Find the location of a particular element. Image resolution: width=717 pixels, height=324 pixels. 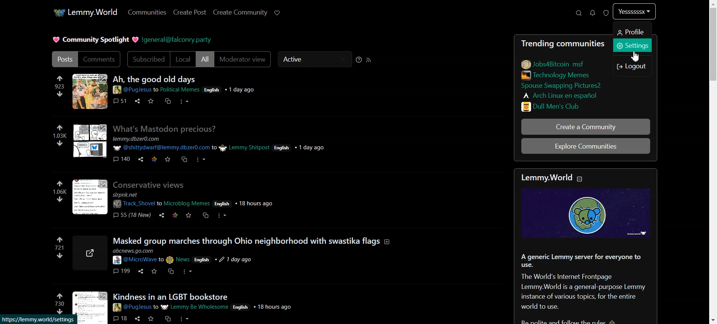

 is located at coordinates (174, 297).